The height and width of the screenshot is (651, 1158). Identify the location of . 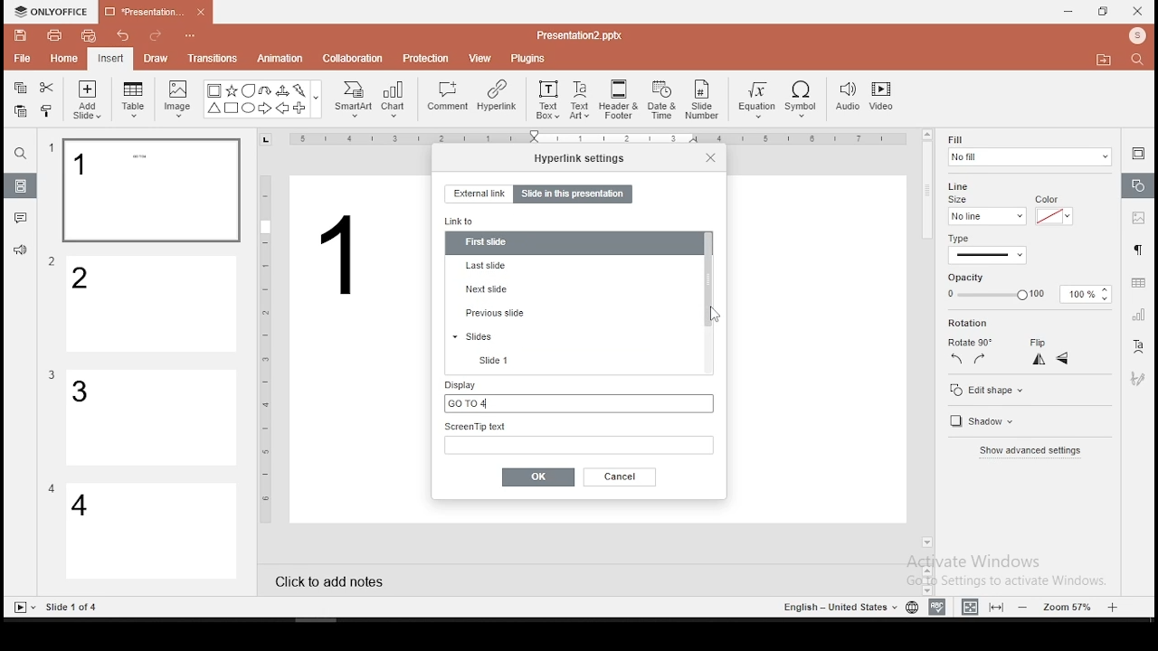
(602, 140).